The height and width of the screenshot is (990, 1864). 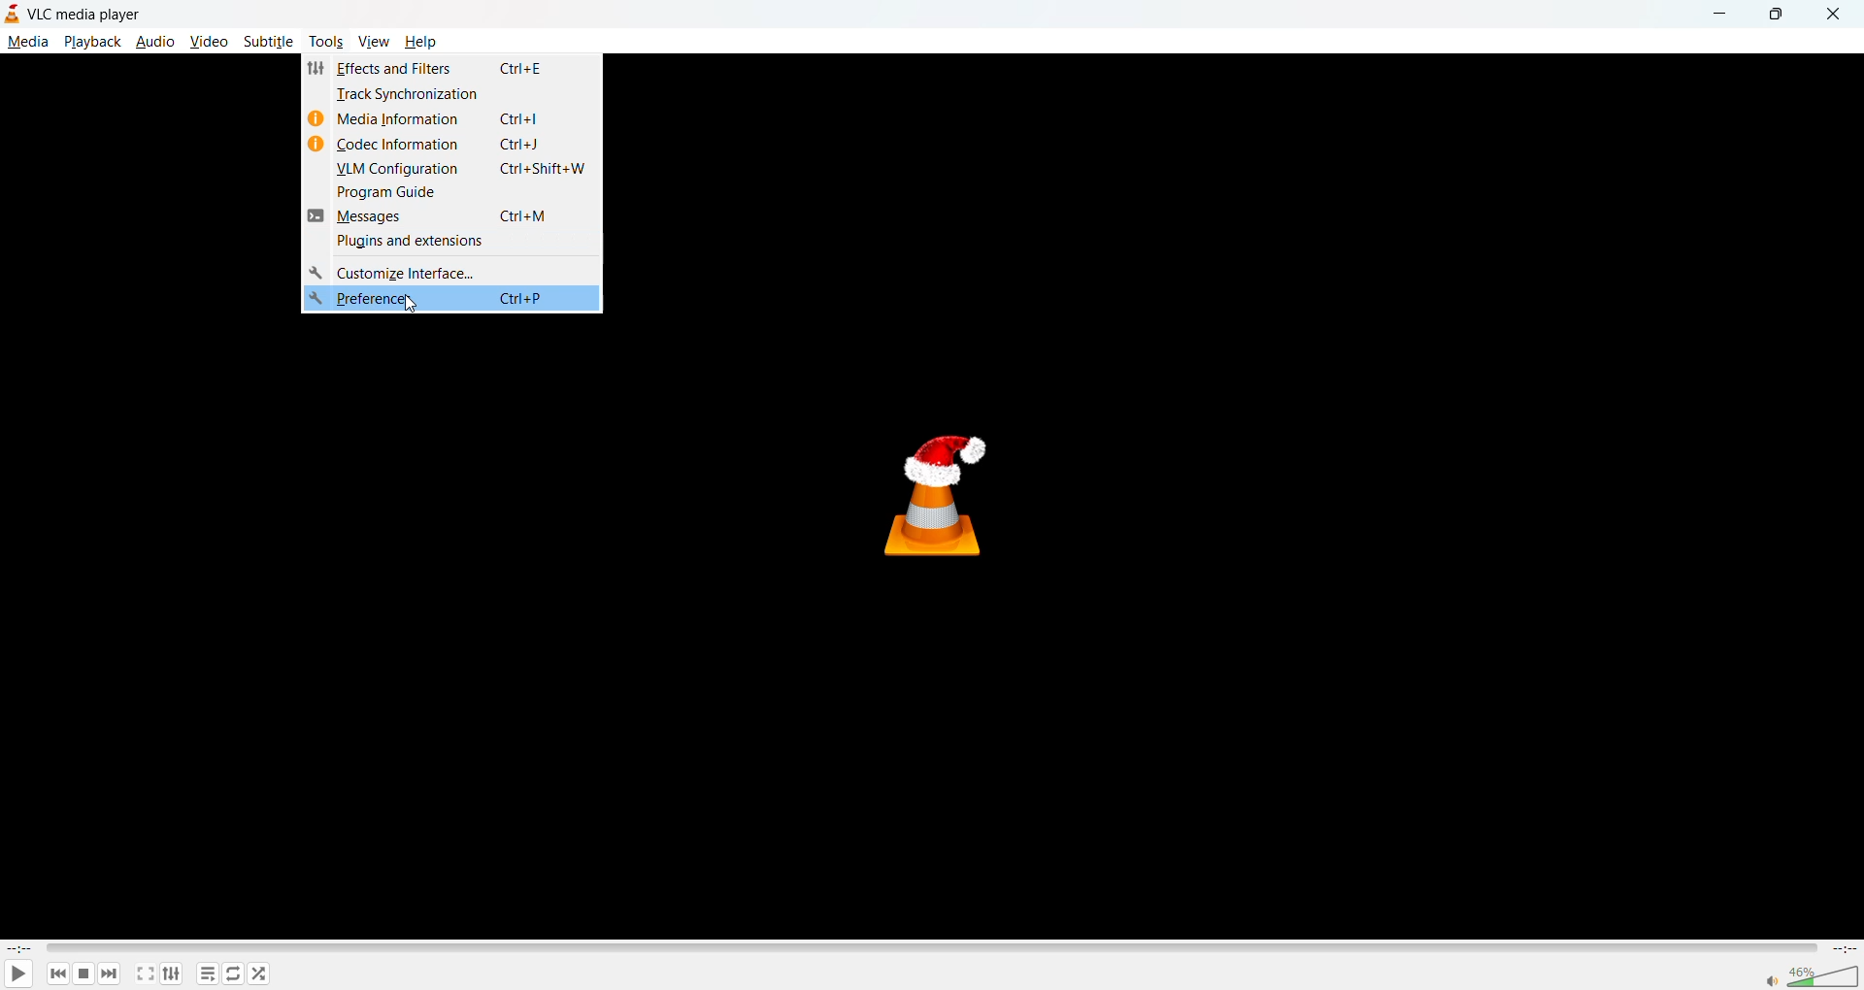 What do you see at coordinates (467, 169) in the screenshot?
I see `vlm configuration` at bounding box center [467, 169].